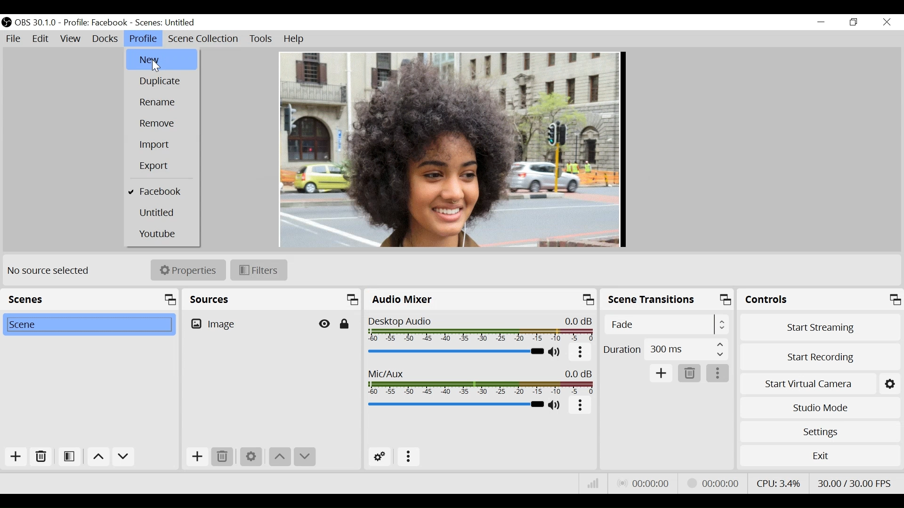  What do you see at coordinates (819, 382) in the screenshot?
I see `Start Virtual Camera` at bounding box center [819, 382].